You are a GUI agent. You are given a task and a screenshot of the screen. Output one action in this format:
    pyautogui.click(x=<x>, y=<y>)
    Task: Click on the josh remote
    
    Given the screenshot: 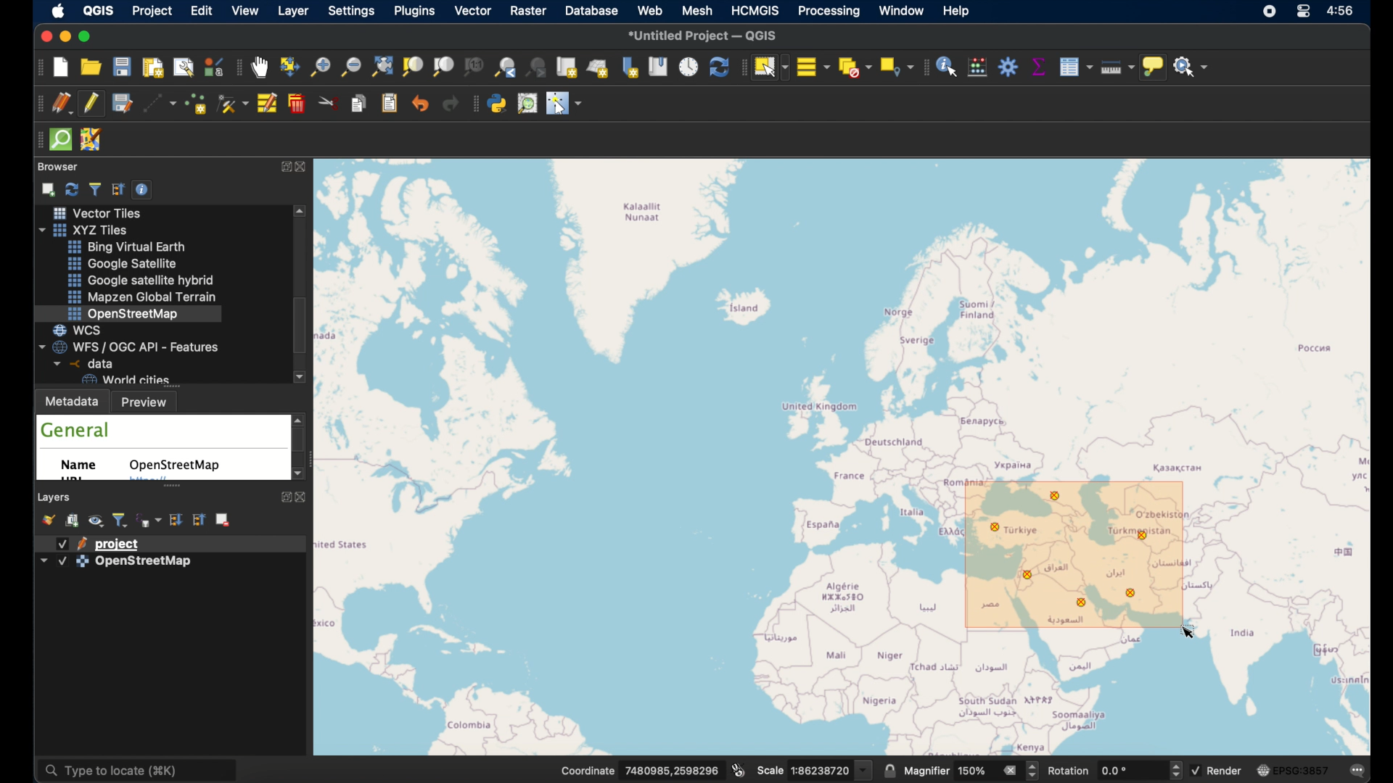 What is the action you would take?
    pyautogui.click(x=92, y=140)
    